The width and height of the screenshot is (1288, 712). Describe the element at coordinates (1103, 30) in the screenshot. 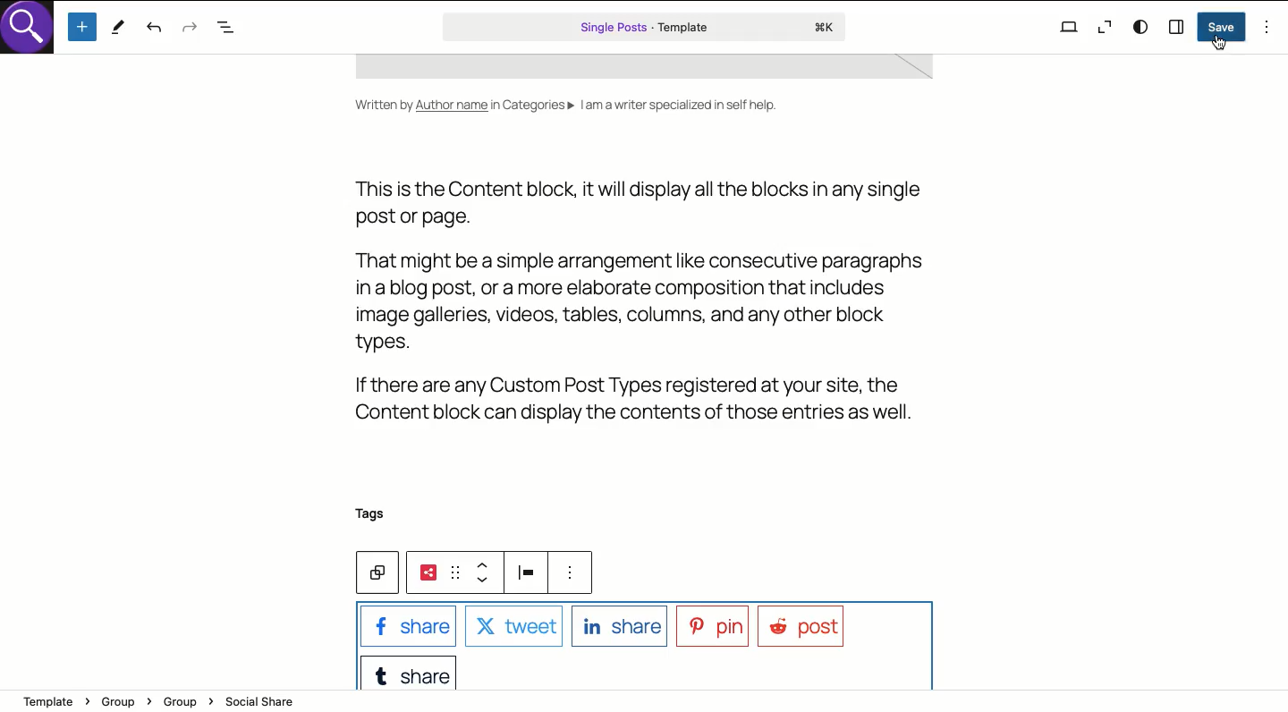

I see `Zoom out` at that location.